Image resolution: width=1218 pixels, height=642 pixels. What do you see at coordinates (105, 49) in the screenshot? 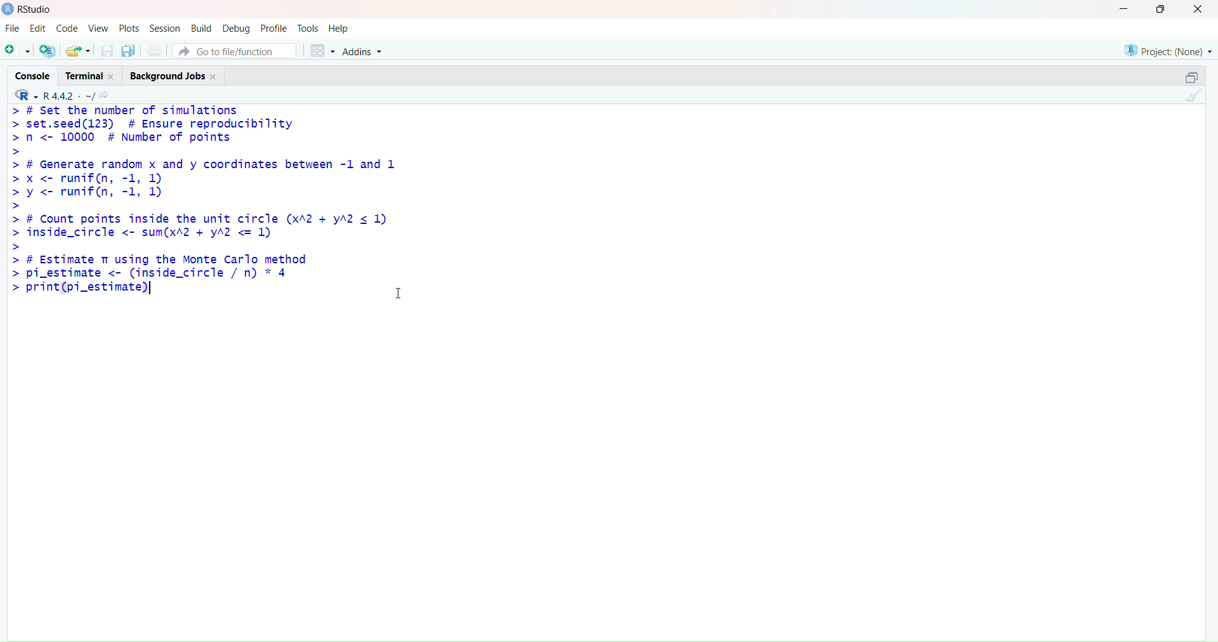
I see `Save current document (Ctrl + S)` at bounding box center [105, 49].